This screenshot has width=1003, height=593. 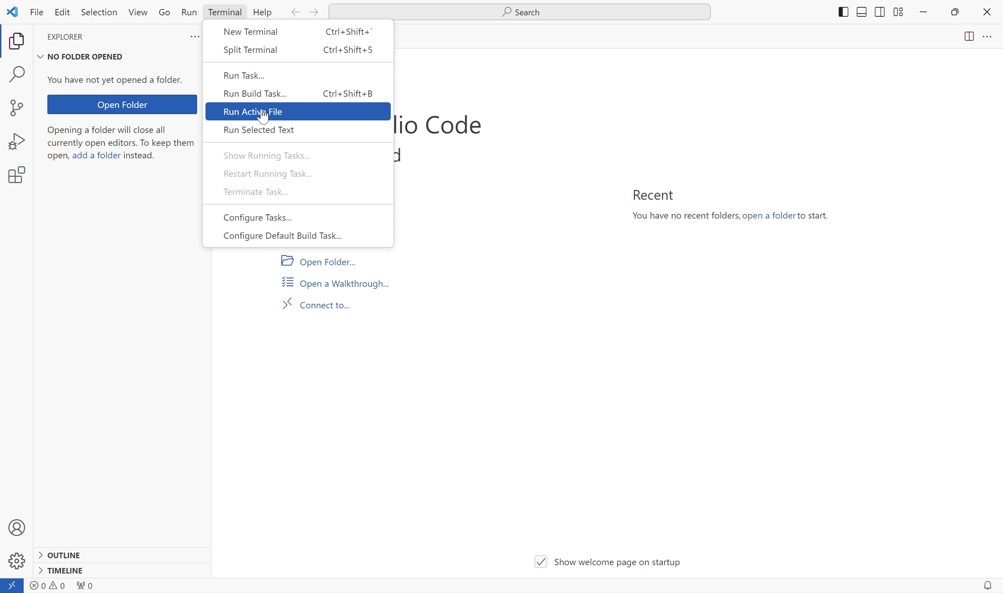 What do you see at coordinates (188, 13) in the screenshot?
I see `Run` at bounding box center [188, 13].